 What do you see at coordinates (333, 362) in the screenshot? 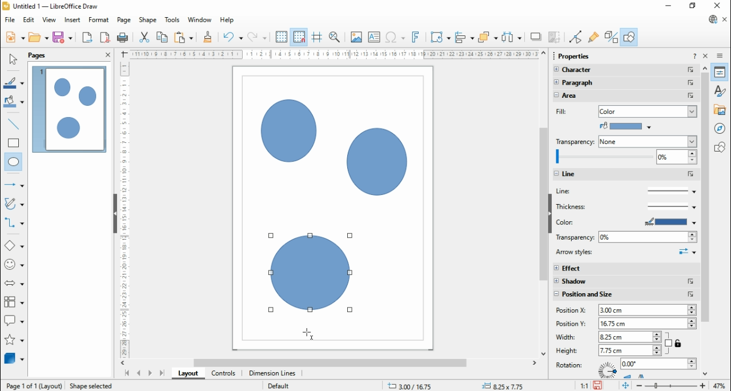
I see `scroll bar` at bounding box center [333, 362].